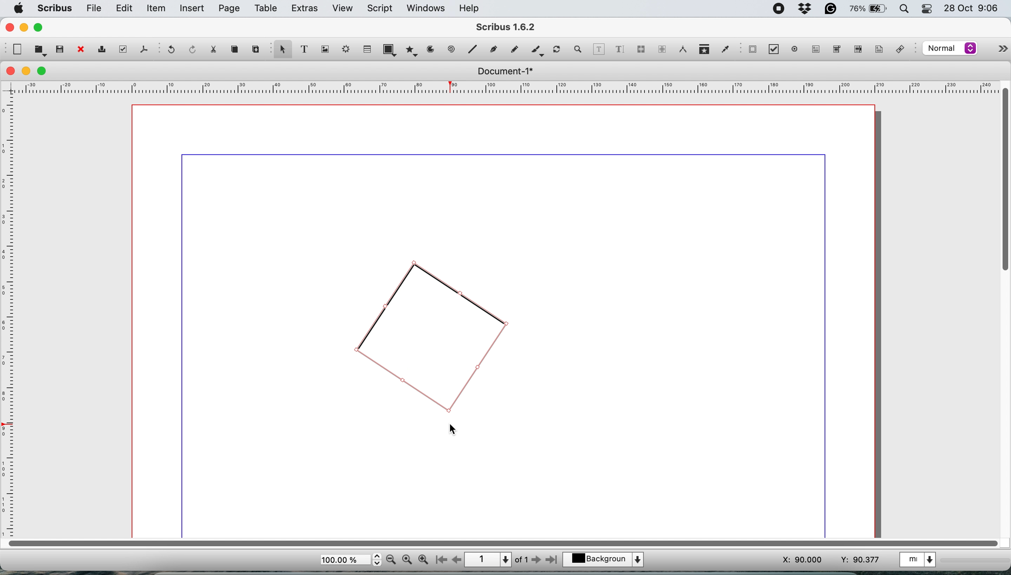 The width and height of the screenshot is (1011, 575). Describe the element at coordinates (157, 9) in the screenshot. I see `item` at that location.